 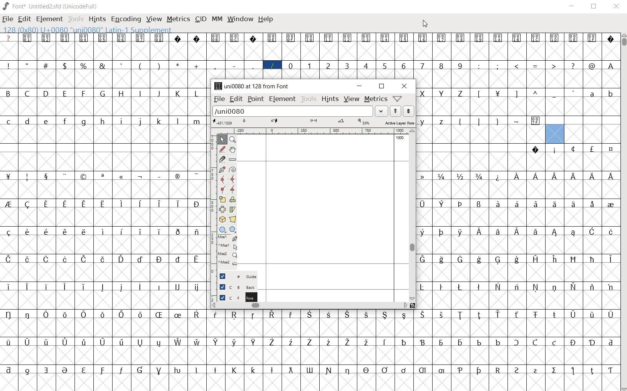 What do you see at coordinates (14, 6) in the screenshot?
I see `FONT` at bounding box center [14, 6].